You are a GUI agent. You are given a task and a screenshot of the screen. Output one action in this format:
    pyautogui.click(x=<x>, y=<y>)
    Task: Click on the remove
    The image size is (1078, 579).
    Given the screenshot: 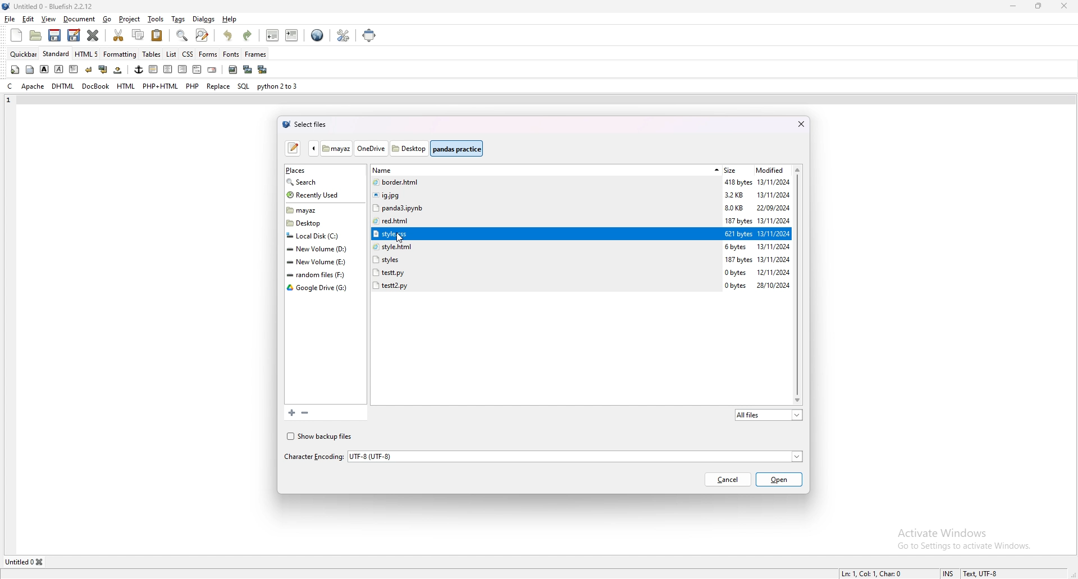 What is the action you would take?
    pyautogui.click(x=304, y=412)
    